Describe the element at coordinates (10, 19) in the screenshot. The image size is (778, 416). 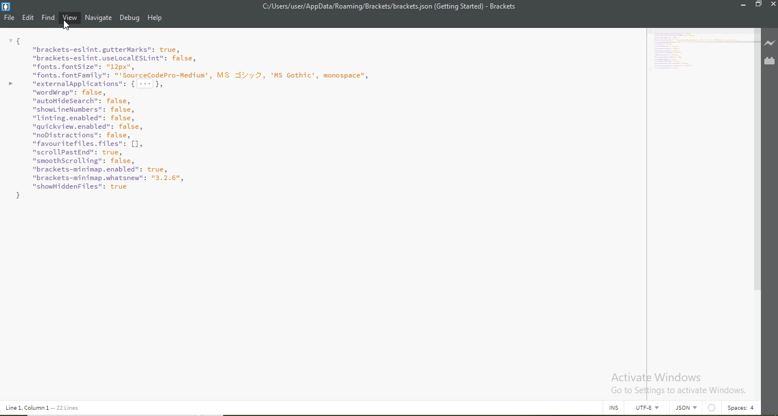
I see `File` at that location.